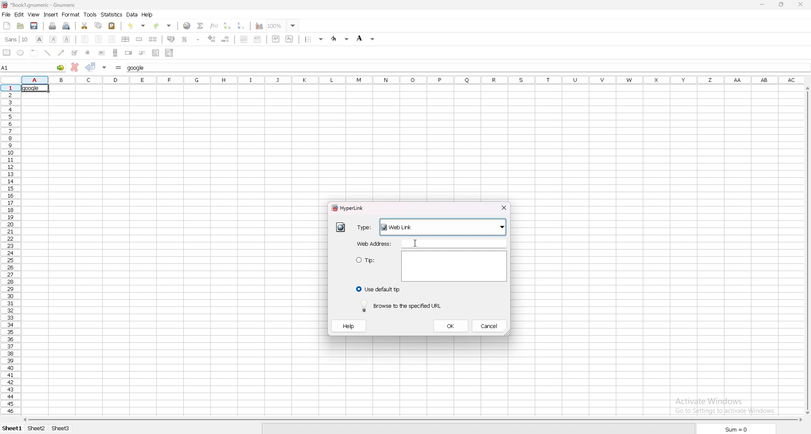  Describe the element at coordinates (367, 38) in the screenshot. I see `background` at that location.